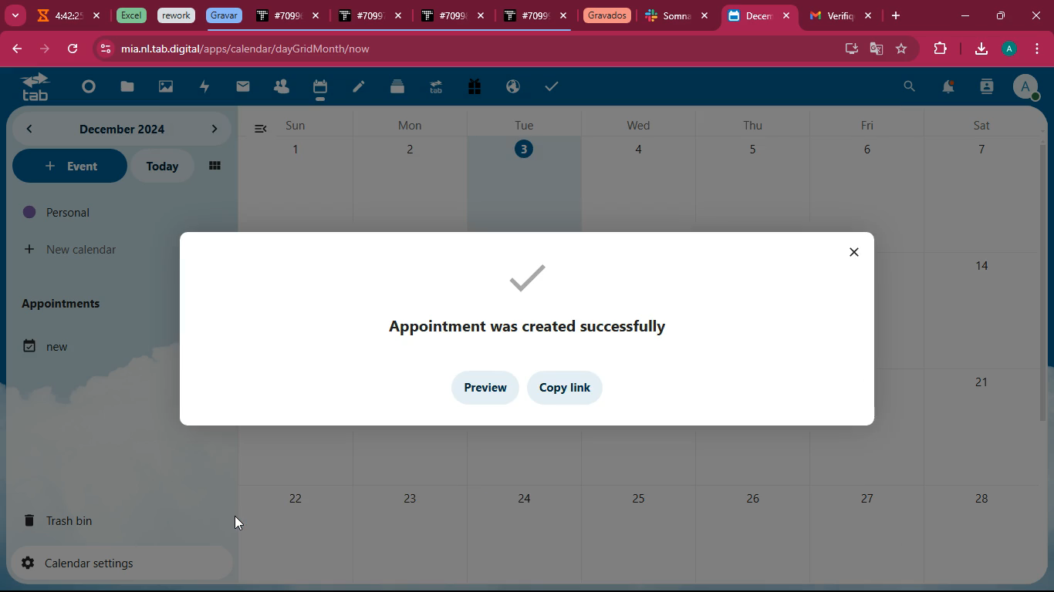 The image size is (1054, 592). Describe the element at coordinates (514, 87) in the screenshot. I see `public` at that location.